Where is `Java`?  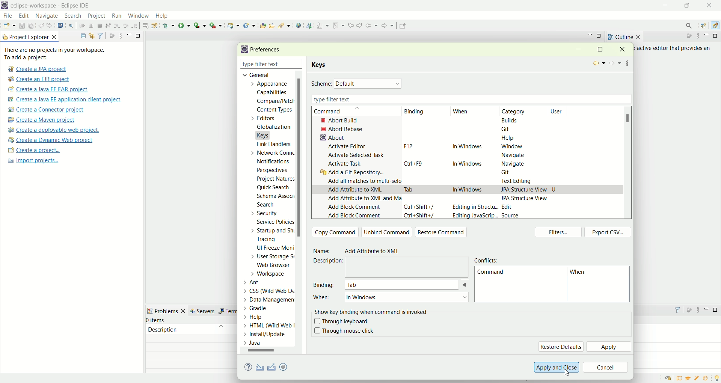 Java is located at coordinates (254, 343).